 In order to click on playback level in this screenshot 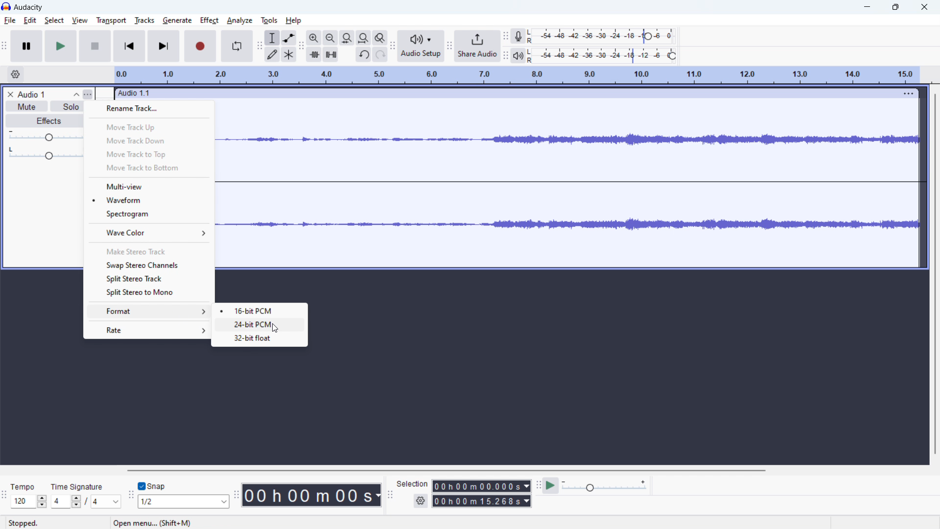, I will do `click(605, 56)`.